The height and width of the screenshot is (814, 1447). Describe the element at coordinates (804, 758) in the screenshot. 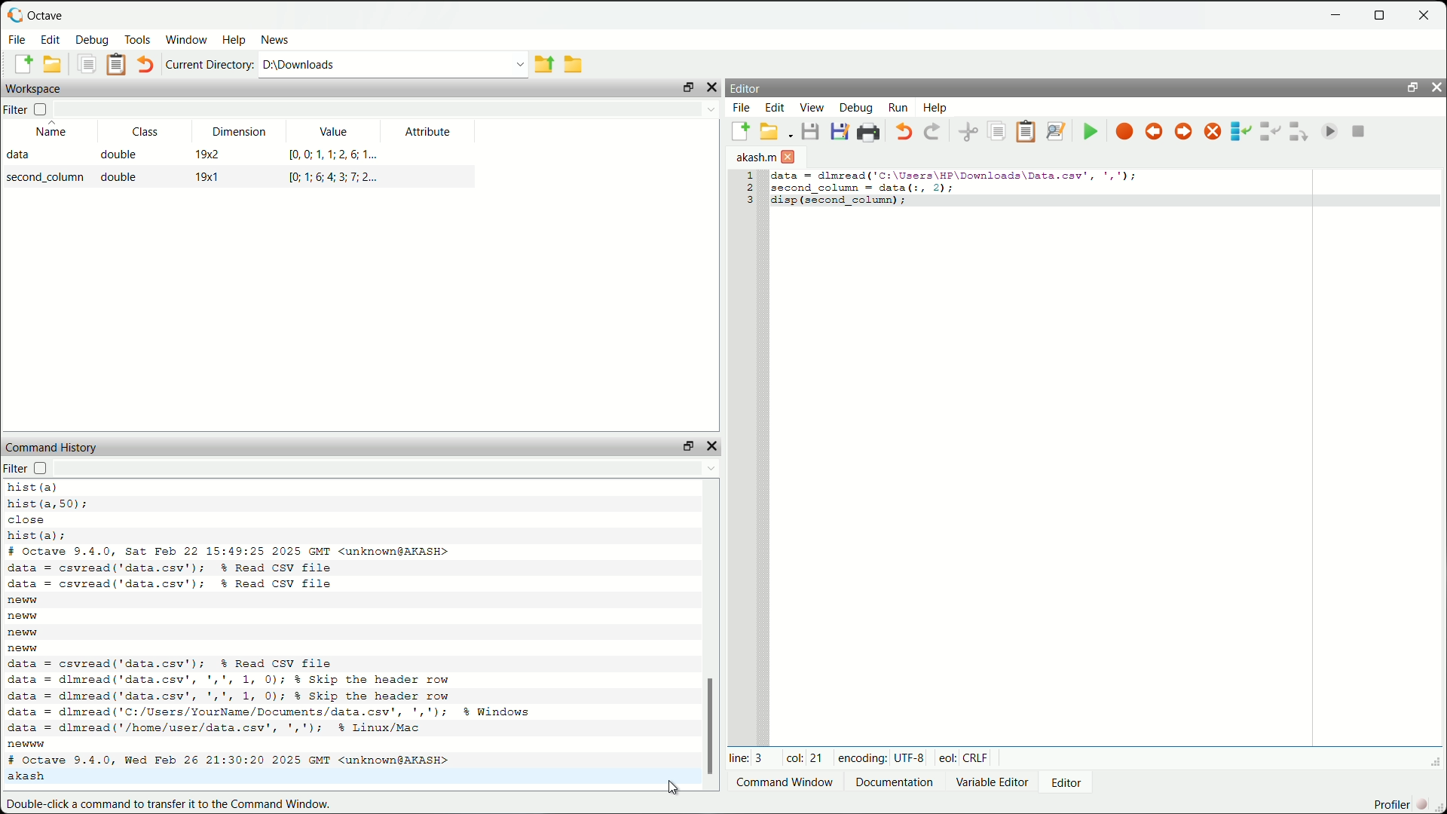

I see `col: 21` at that location.